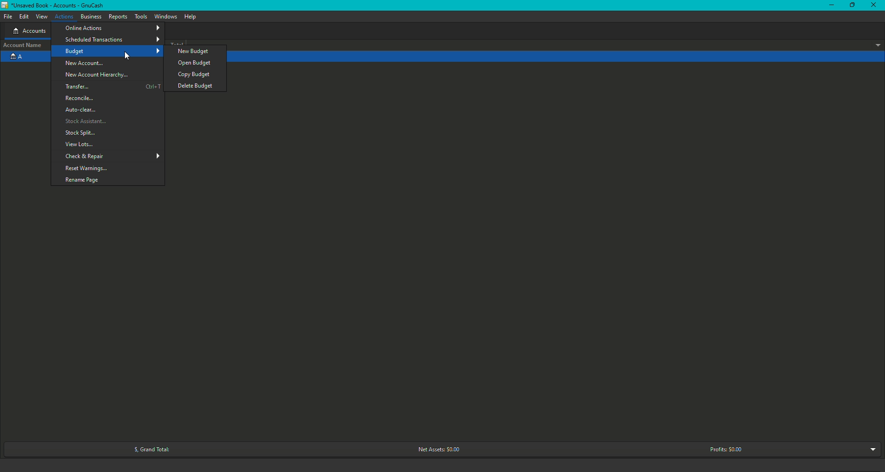 This screenshot has width=885, height=472. Describe the element at coordinates (128, 57) in the screenshot. I see `cursor` at that location.